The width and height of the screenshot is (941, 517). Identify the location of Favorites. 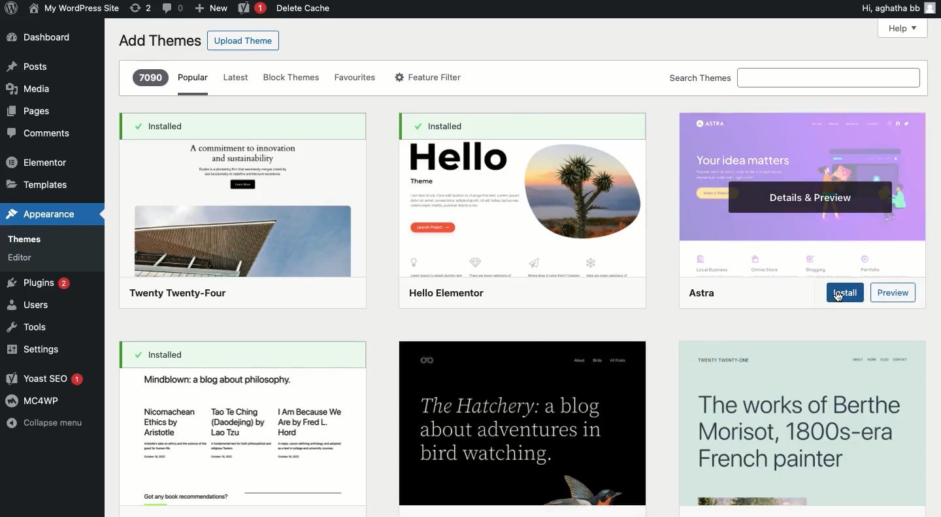
(354, 78).